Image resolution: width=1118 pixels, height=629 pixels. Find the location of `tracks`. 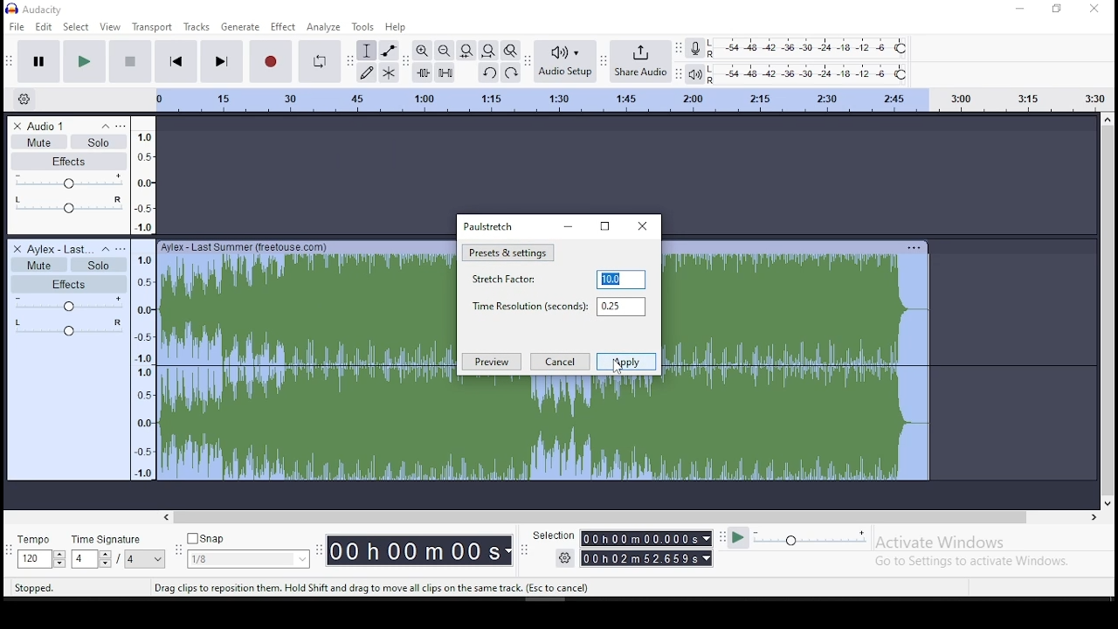

tracks is located at coordinates (197, 26).